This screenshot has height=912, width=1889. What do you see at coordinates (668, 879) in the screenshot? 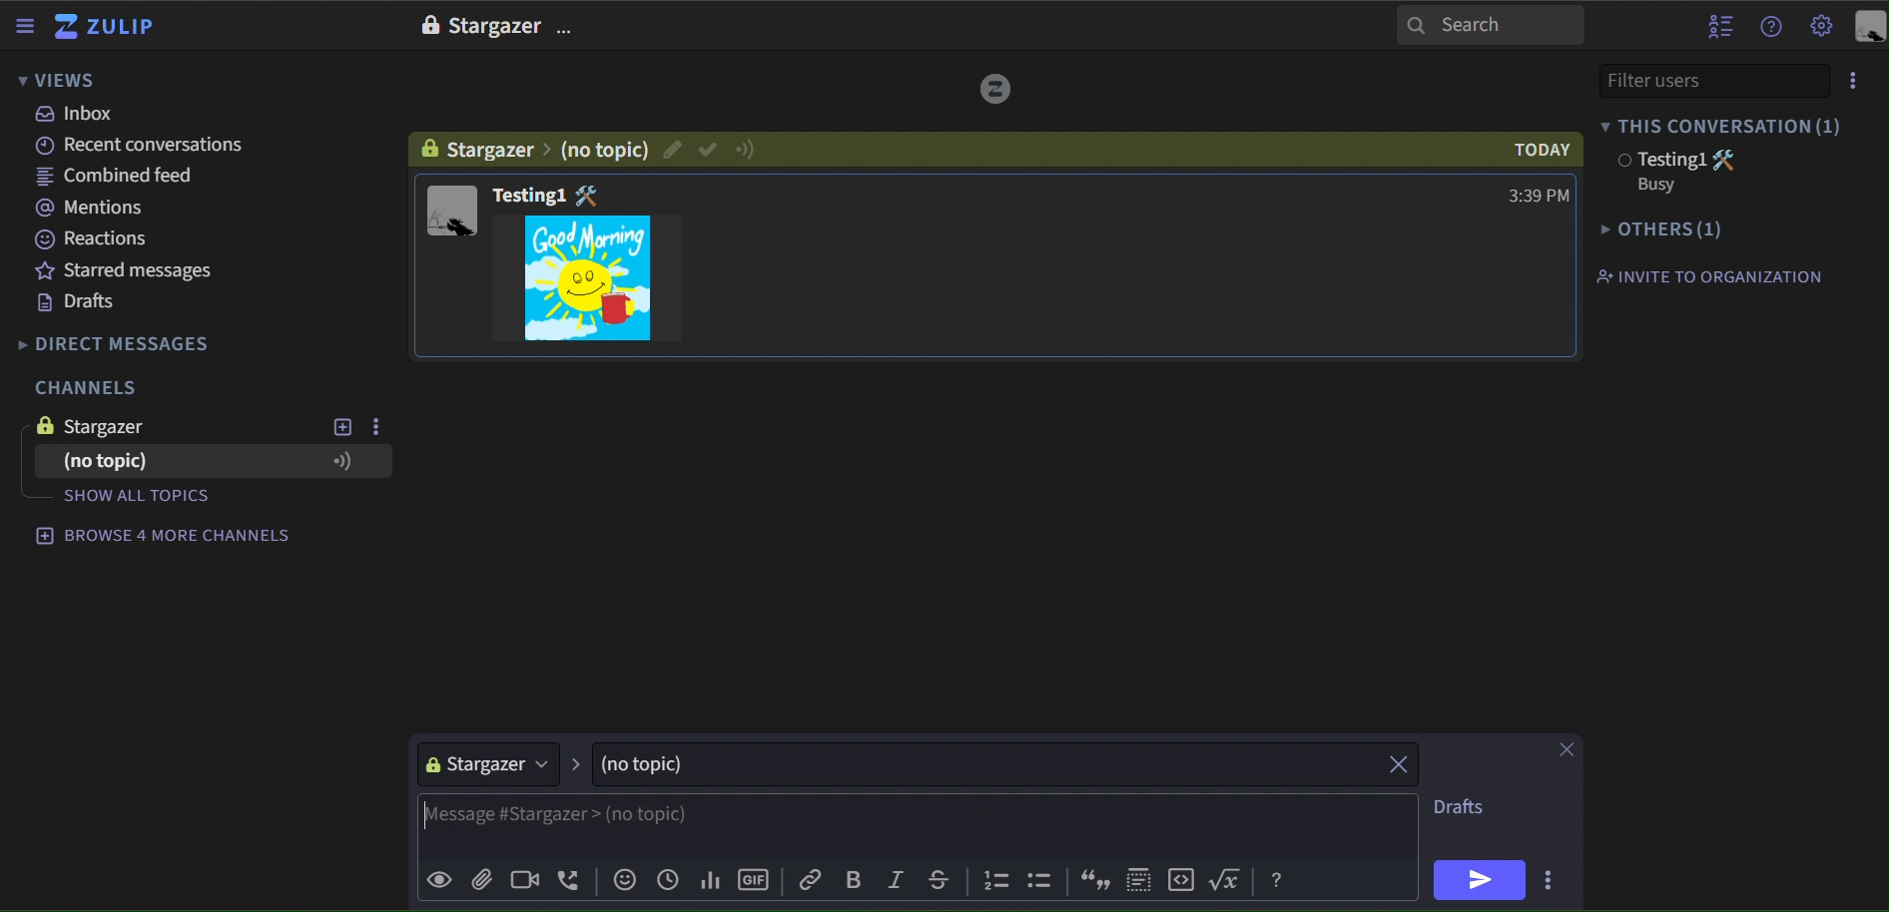
I see `add global time` at bounding box center [668, 879].